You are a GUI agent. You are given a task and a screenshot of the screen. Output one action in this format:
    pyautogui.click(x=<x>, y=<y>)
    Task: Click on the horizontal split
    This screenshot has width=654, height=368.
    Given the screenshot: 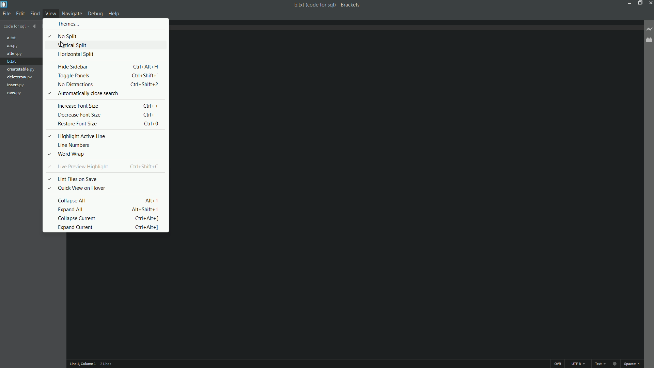 What is the action you would take?
    pyautogui.click(x=108, y=53)
    